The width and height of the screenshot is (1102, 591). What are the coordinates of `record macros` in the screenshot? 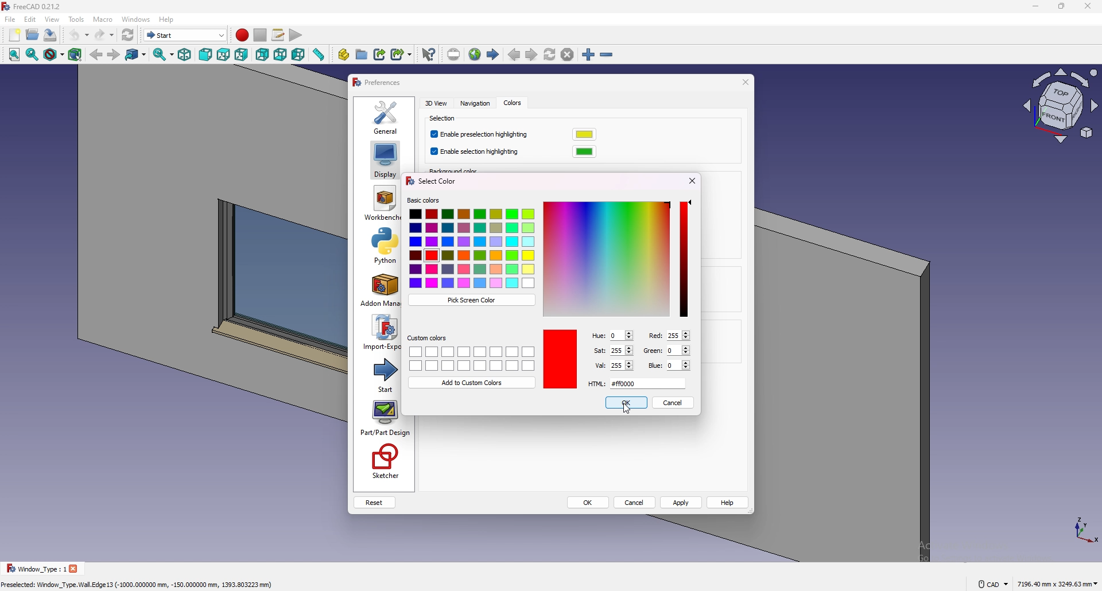 It's located at (242, 35).